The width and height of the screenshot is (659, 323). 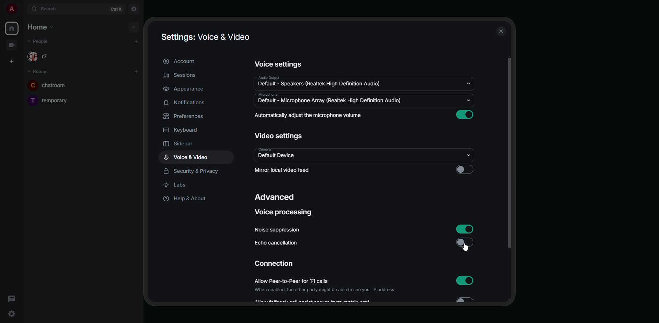 I want to click on add, so click(x=136, y=41).